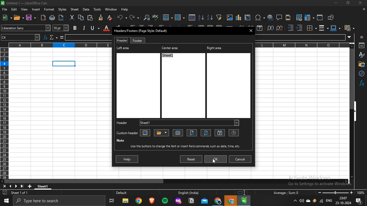 This screenshot has height=206, width=367. I want to click on split window, so click(320, 17).